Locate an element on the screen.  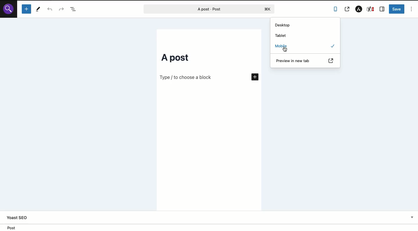
Mobile view is located at coordinates (206, 38).